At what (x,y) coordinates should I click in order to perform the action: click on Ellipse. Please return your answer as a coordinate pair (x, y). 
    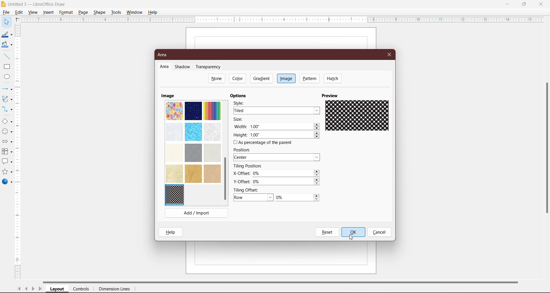
    Looking at the image, I should click on (5, 77).